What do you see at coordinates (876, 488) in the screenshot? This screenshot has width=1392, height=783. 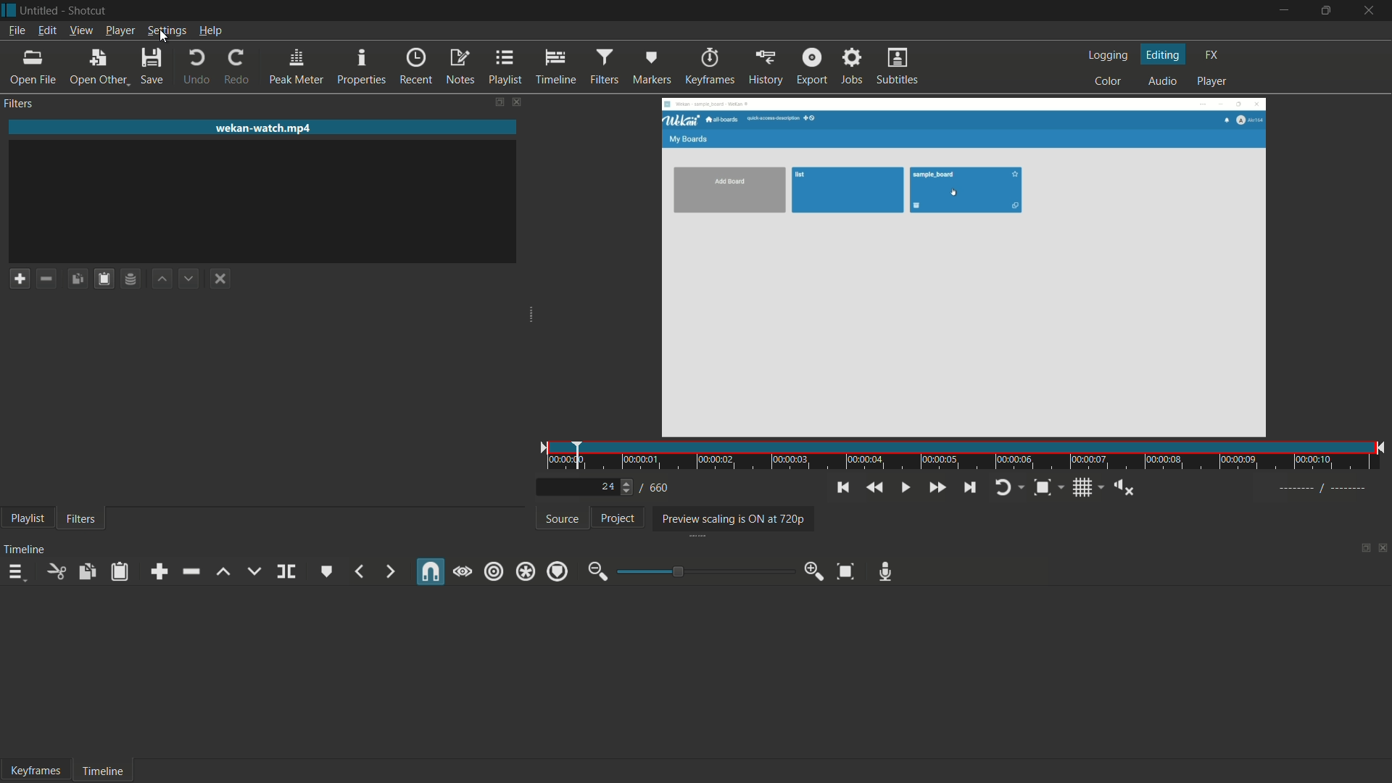 I see `quickly play backward` at bounding box center [876, 488].